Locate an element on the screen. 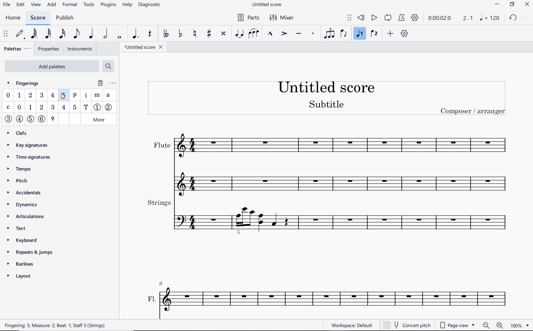 The height and width of the screenshot is (331, 533). slur is located at coordinates (253, 34).